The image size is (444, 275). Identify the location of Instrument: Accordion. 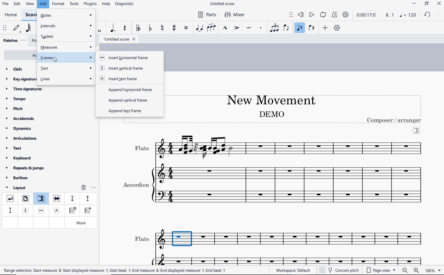
(290, 185).